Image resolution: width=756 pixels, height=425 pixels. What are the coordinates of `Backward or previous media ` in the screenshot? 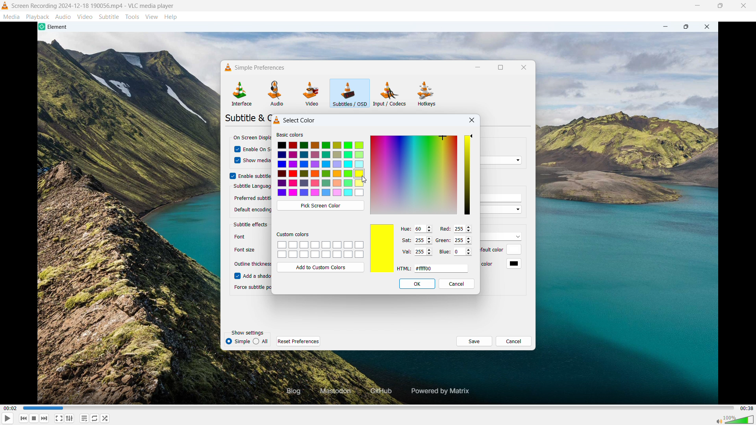 It's located at (44, 418).